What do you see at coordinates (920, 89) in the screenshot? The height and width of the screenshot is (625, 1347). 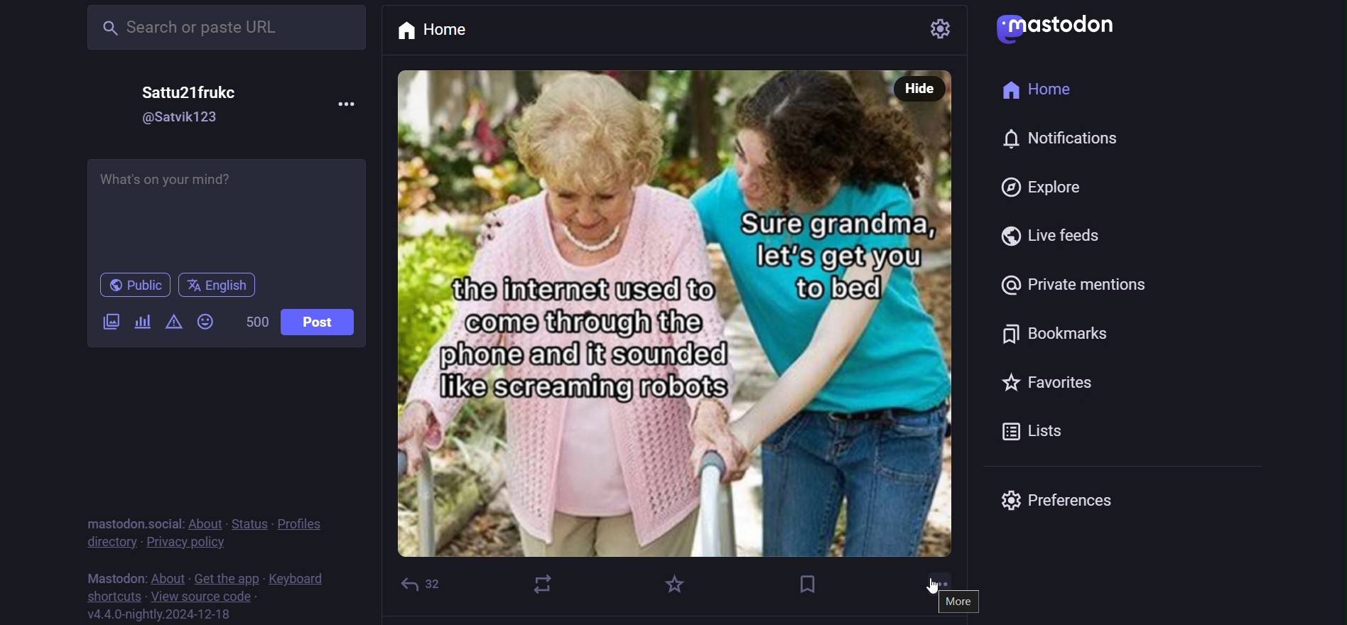 I see `hide` at bounding box center [920, 89].